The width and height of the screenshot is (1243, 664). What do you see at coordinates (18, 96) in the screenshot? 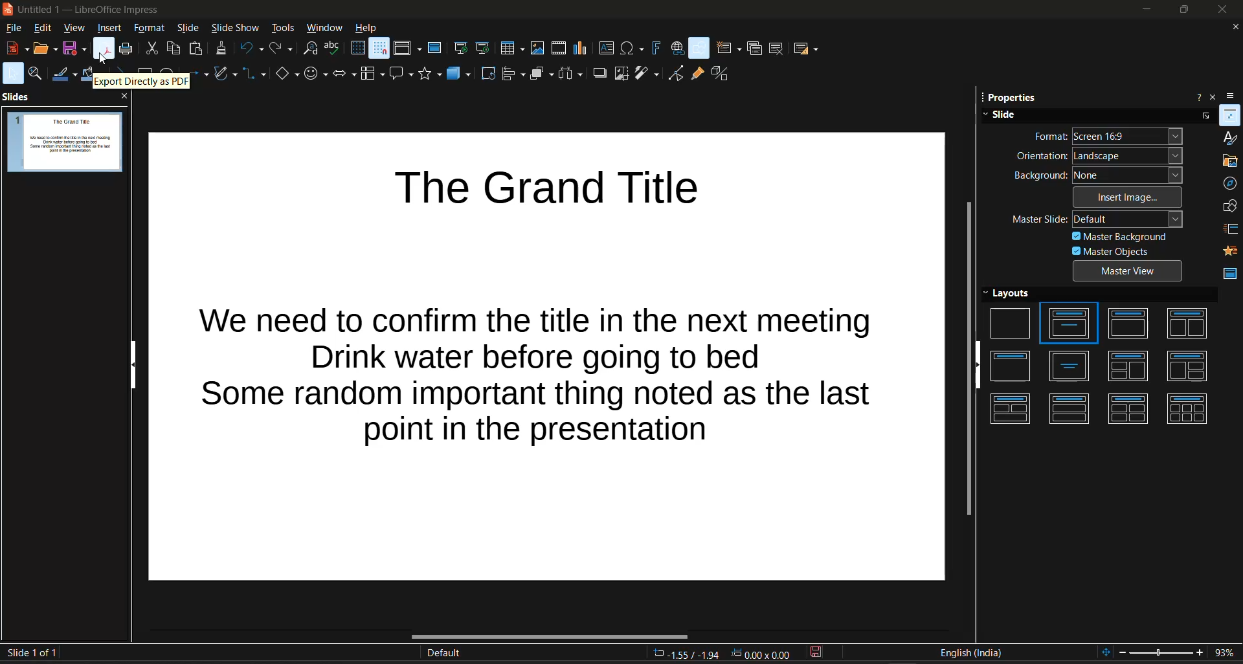
I see `slides` at bounding box center [18, 96].